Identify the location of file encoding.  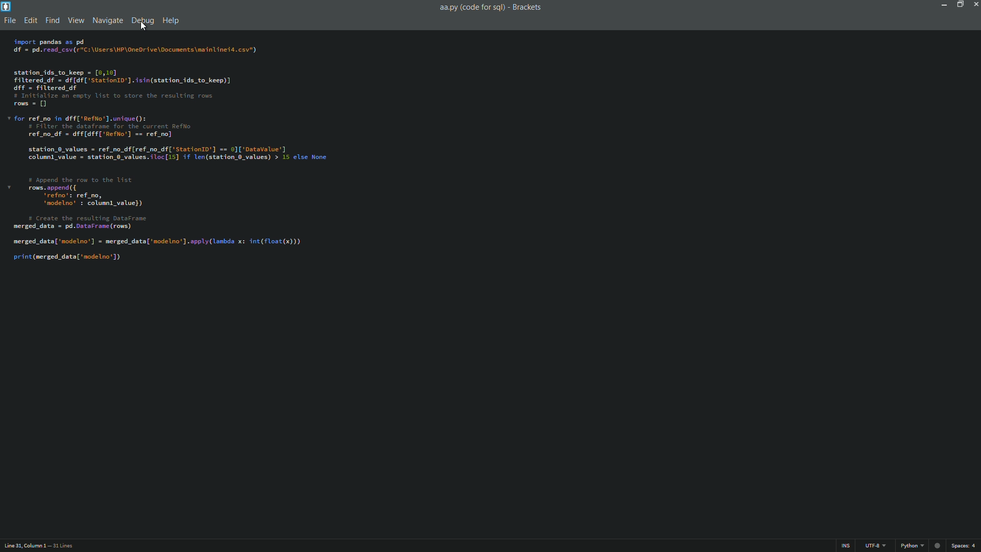
(874, 546).